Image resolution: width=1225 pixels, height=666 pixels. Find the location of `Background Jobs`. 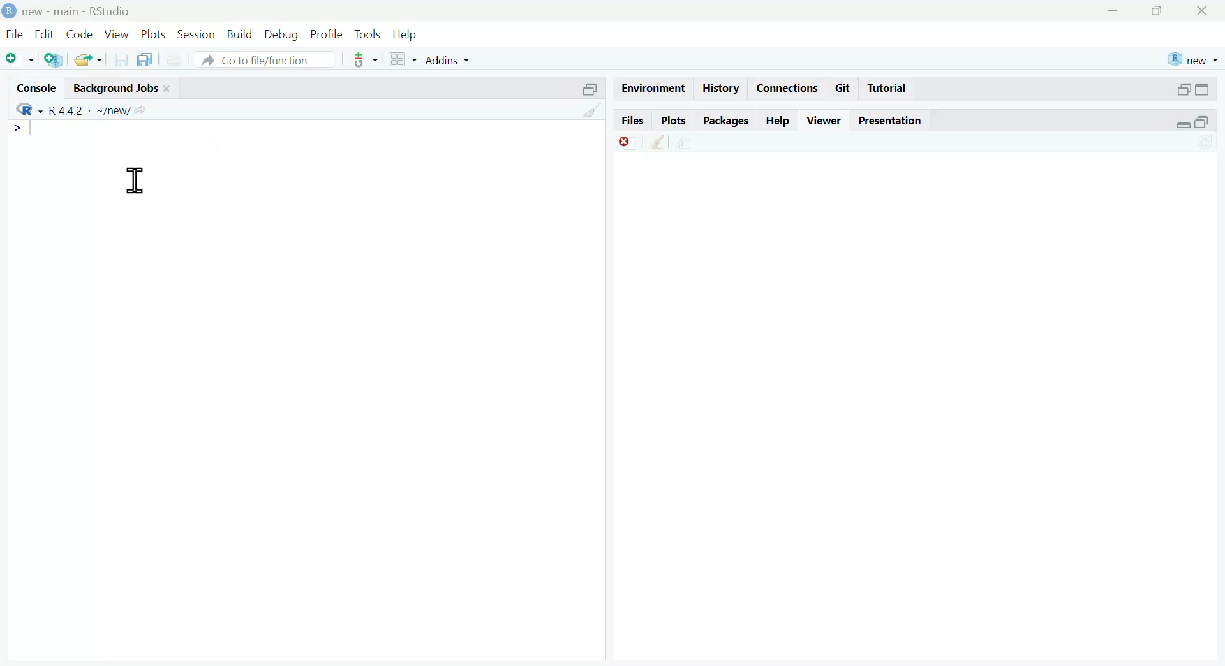

Background Jobs is located at coordinates (124, 89).